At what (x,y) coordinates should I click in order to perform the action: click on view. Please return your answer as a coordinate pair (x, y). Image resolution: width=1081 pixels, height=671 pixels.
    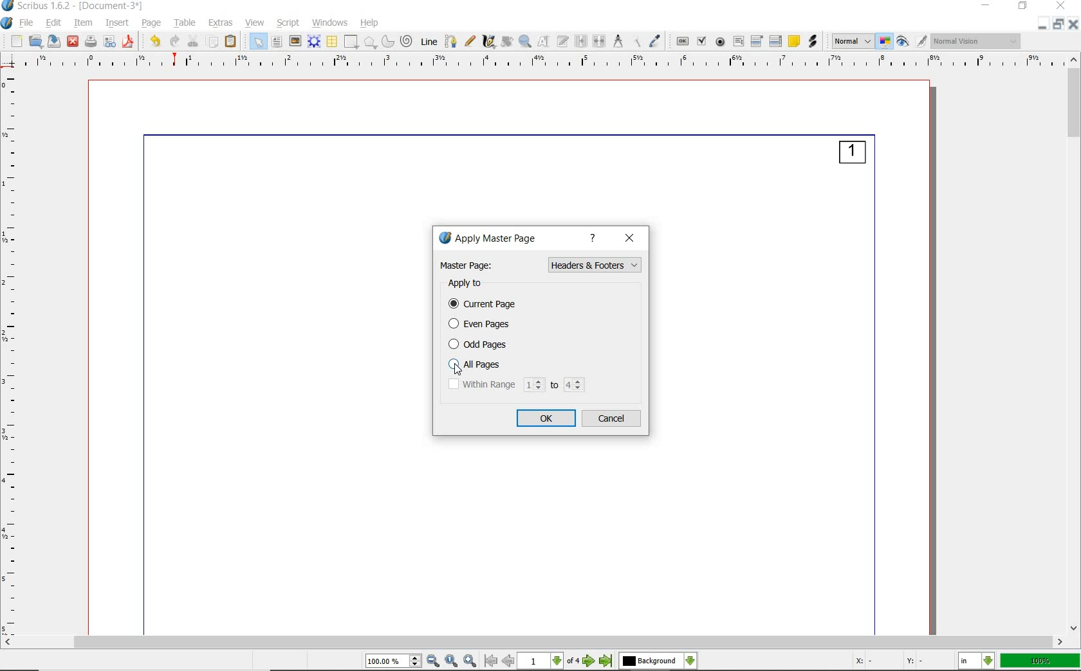
    Looking at the image, I should click on (255, 22).